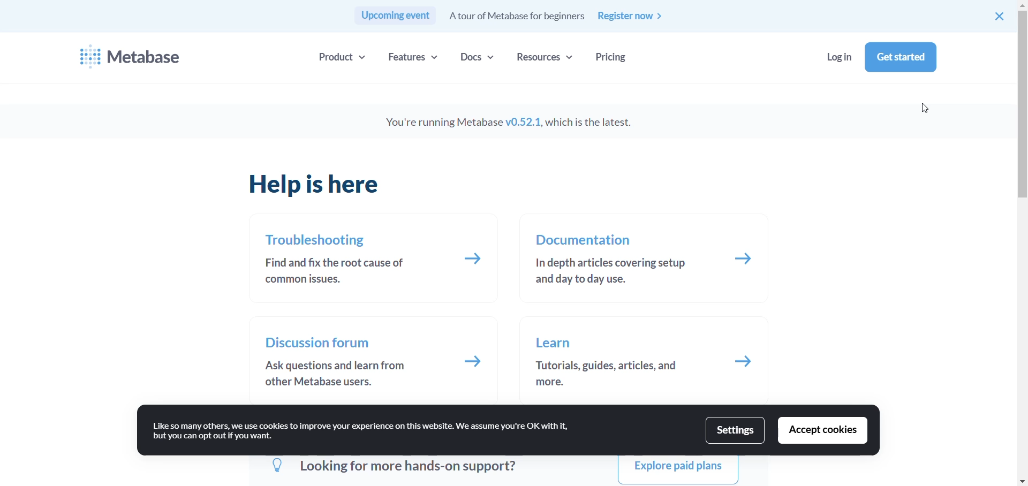  What do you see at coordinates (395, 16) in the screenshot?
I see `Upcoming event` at bounding box center [395, 16].